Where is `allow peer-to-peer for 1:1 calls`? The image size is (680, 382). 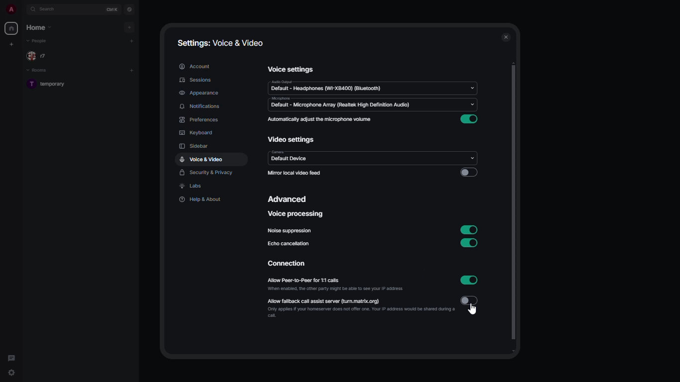 allow peer-to-peer for 1:1 calls is located at coordinates (336, 285).